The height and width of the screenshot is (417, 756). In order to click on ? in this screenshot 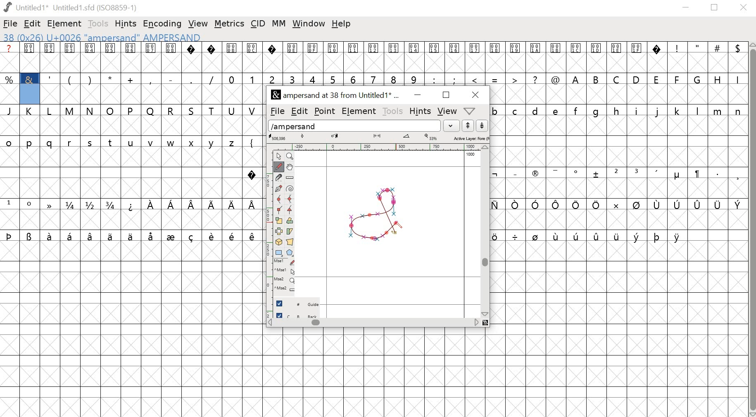, I will do `click(252, 173)`.